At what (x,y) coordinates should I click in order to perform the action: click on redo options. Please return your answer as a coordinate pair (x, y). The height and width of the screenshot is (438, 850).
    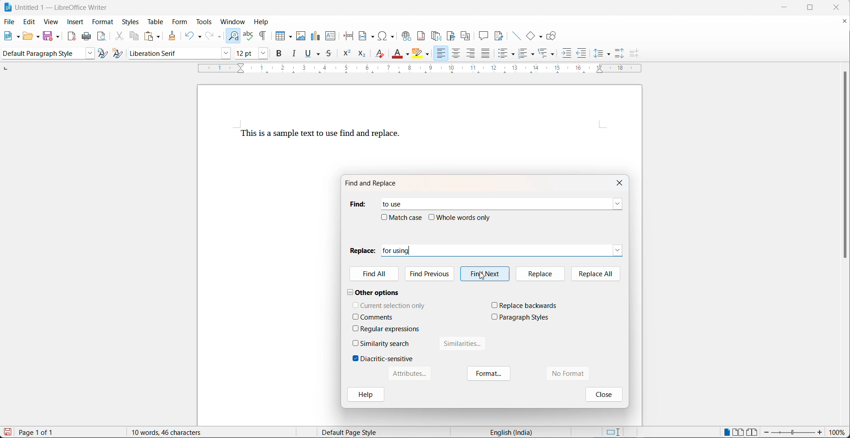
    Looking at the image, I should click on (220, 37).